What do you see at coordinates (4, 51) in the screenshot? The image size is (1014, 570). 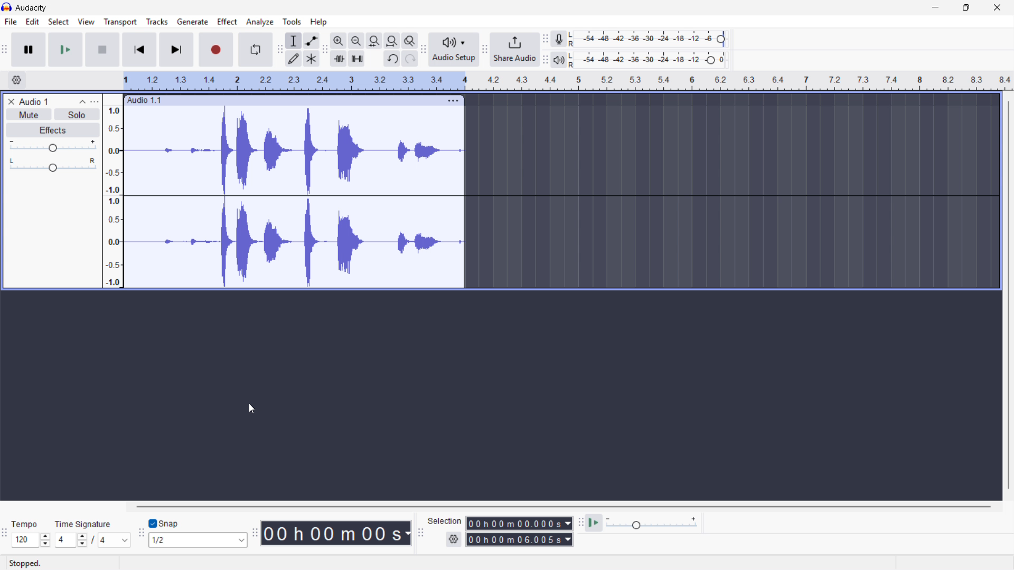 I see `Transport toolbar ` at bounding box center [4, 51].